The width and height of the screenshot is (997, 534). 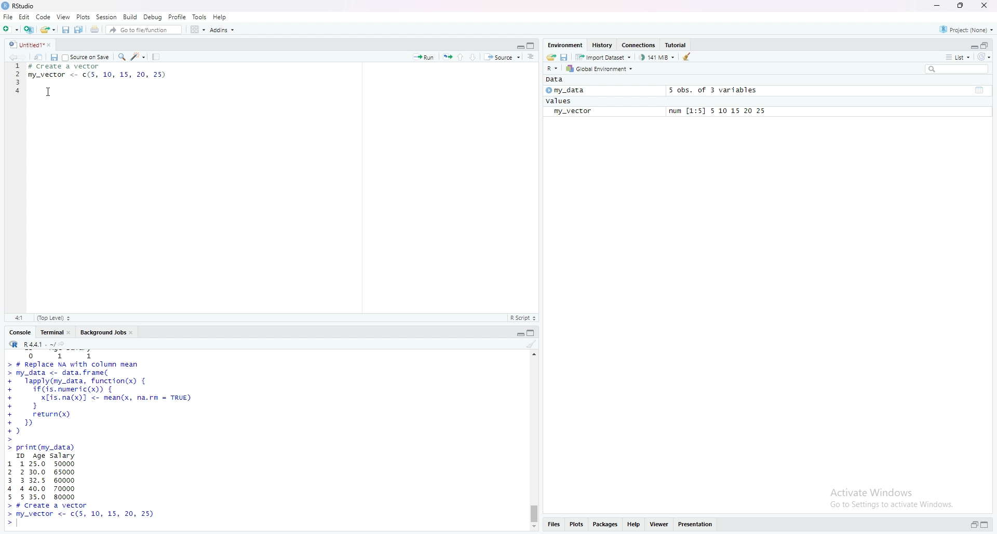 I want to click on my_vector, so click(x=573, y=112).